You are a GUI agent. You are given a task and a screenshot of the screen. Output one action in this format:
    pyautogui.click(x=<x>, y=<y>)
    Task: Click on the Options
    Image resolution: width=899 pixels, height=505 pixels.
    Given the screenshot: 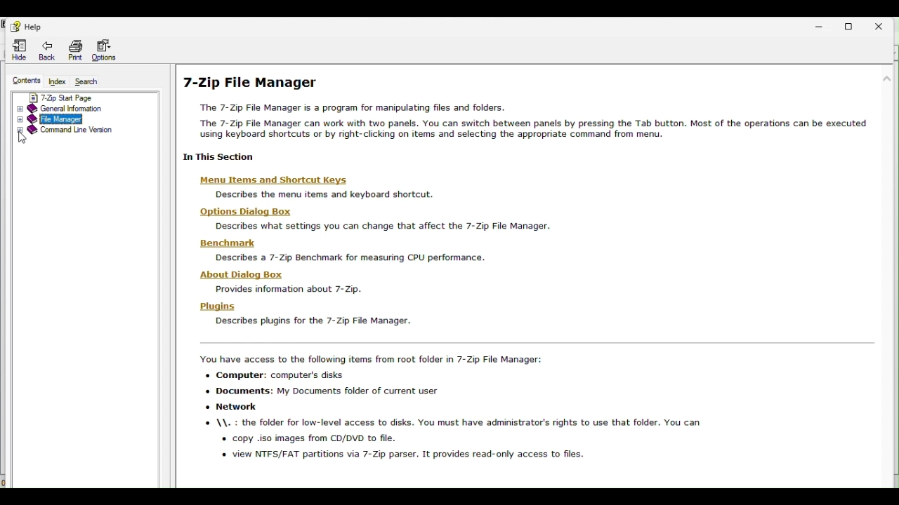 What is the action you would take?
    pyautogui.click(x=107, y=49)
    